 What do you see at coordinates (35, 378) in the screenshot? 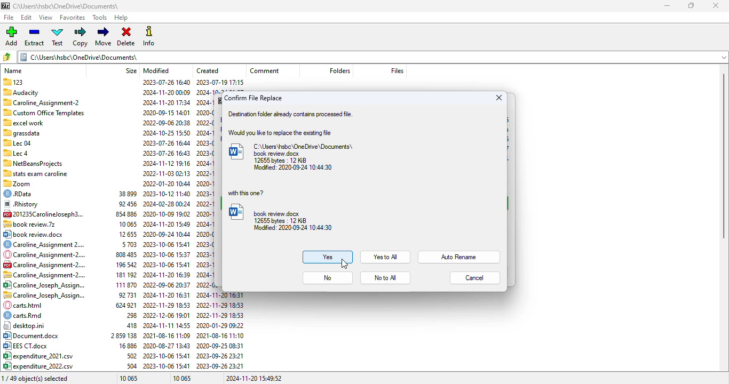
I see `0/49 object(s) selected` at bounding box center [35, 378].